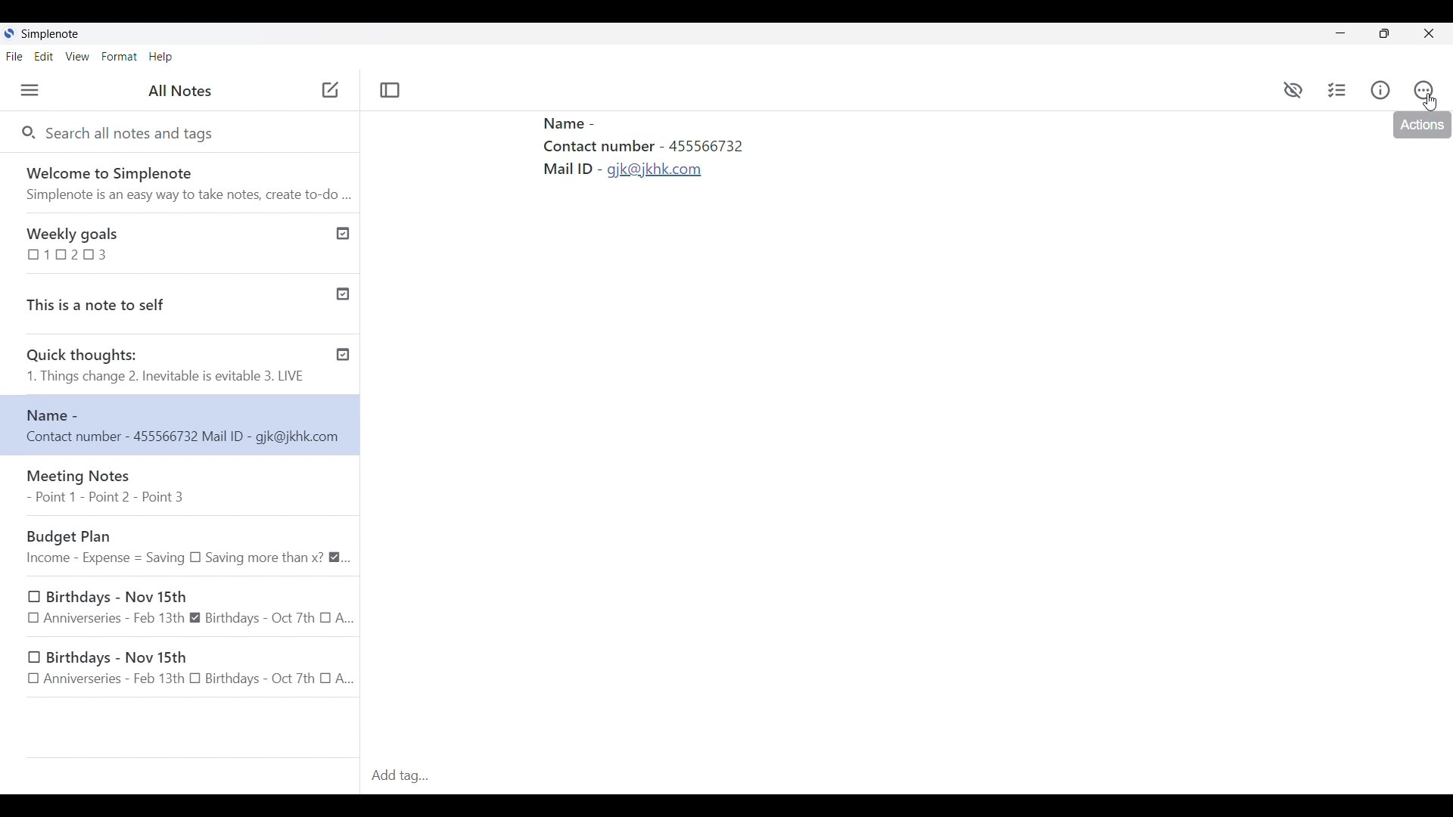 The image size is (1453, 817). Describe the element at coordinates (1429, 102) in the screenshot. I see `Cursor ` at that location.